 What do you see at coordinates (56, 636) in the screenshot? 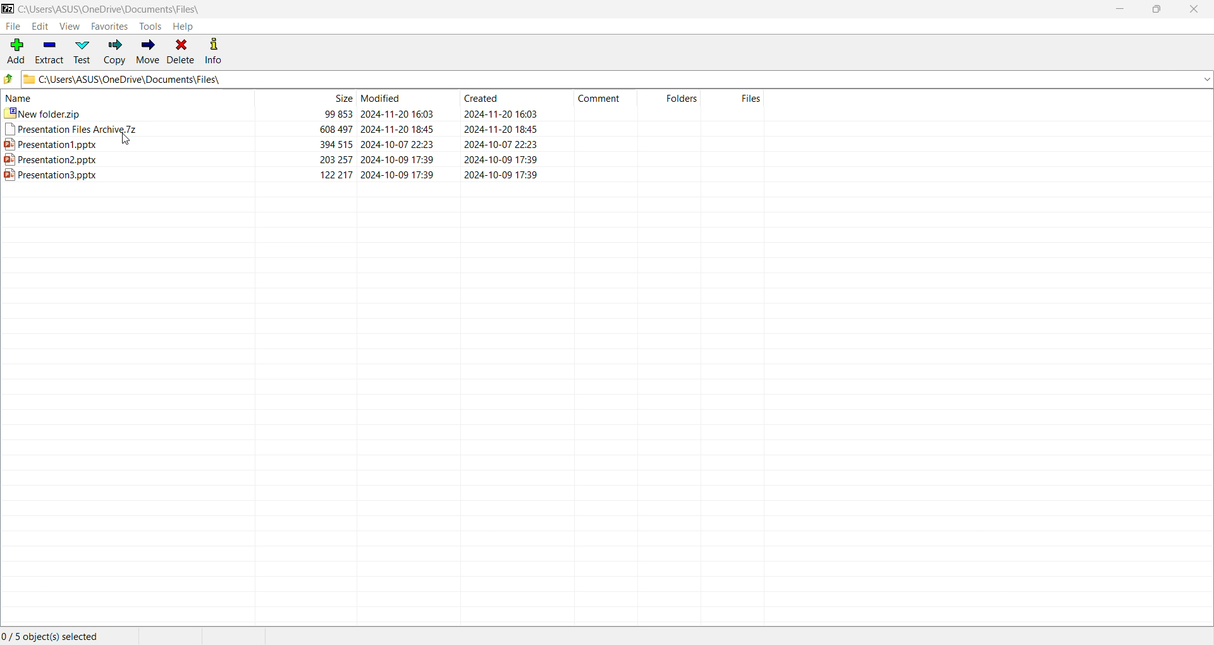
I see `Current Selection` at bounding box center [56, 636].